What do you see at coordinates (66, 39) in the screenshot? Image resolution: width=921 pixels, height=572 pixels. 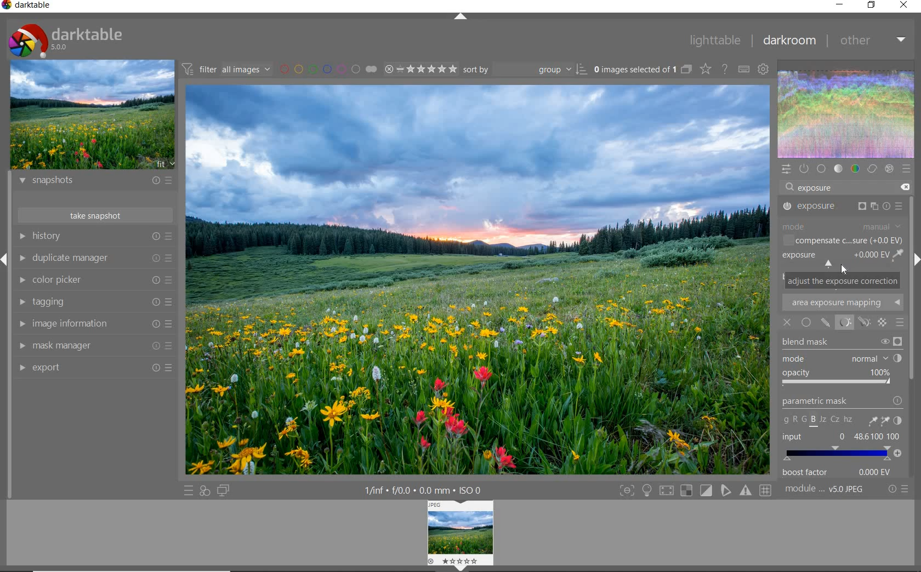 I see `system logo` at bounding box center [66, 39].